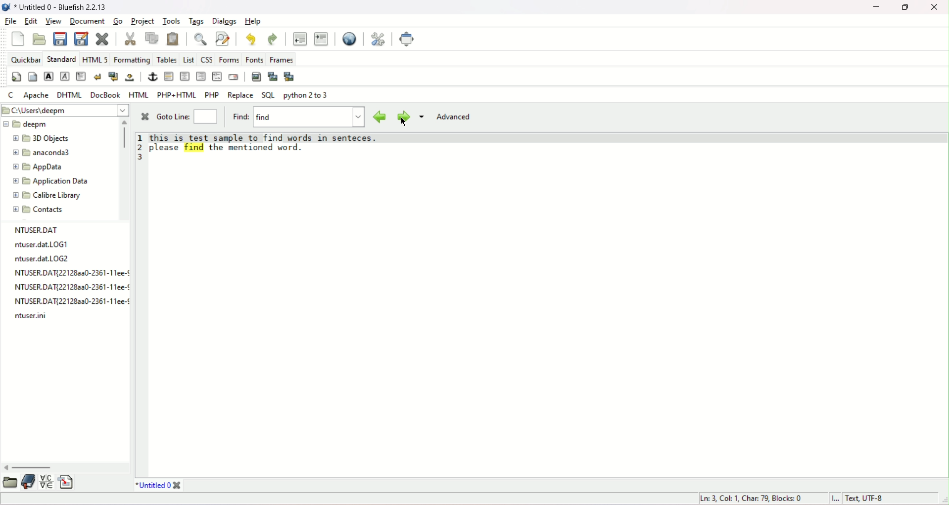 This screenshot has width=949, height=505. I want to click on HTML 5, so click(95, 59).